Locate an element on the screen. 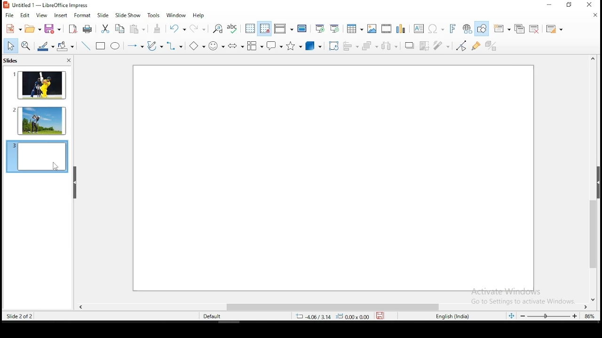 This screenshot has width=602, height=338. duplicate slide is located at coordinates (520, 29).